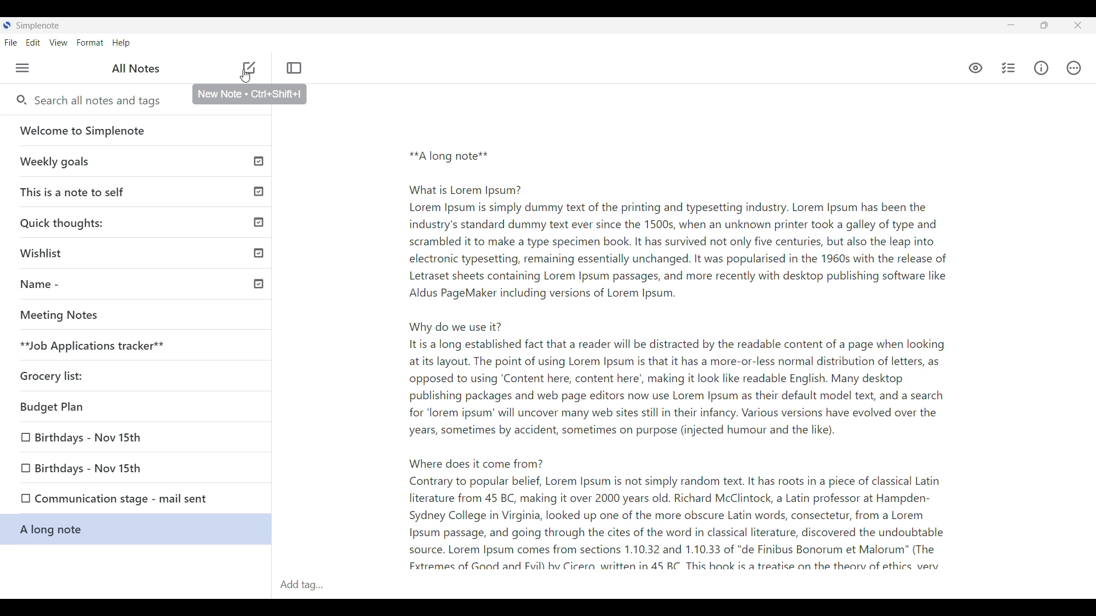 Image resolution: width=1096 pixels, height=616 pixels. What do you see at coordinates (82, 374) in the screenshot?
I see `Grocery list` at bounding box center [82, 374].